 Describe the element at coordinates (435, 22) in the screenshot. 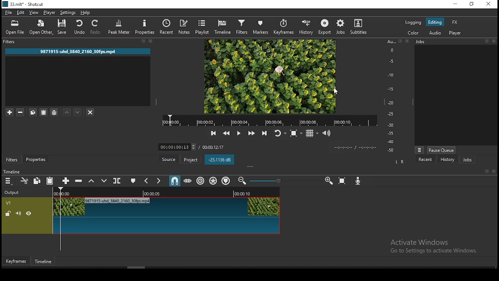

I see `editing` at that location.